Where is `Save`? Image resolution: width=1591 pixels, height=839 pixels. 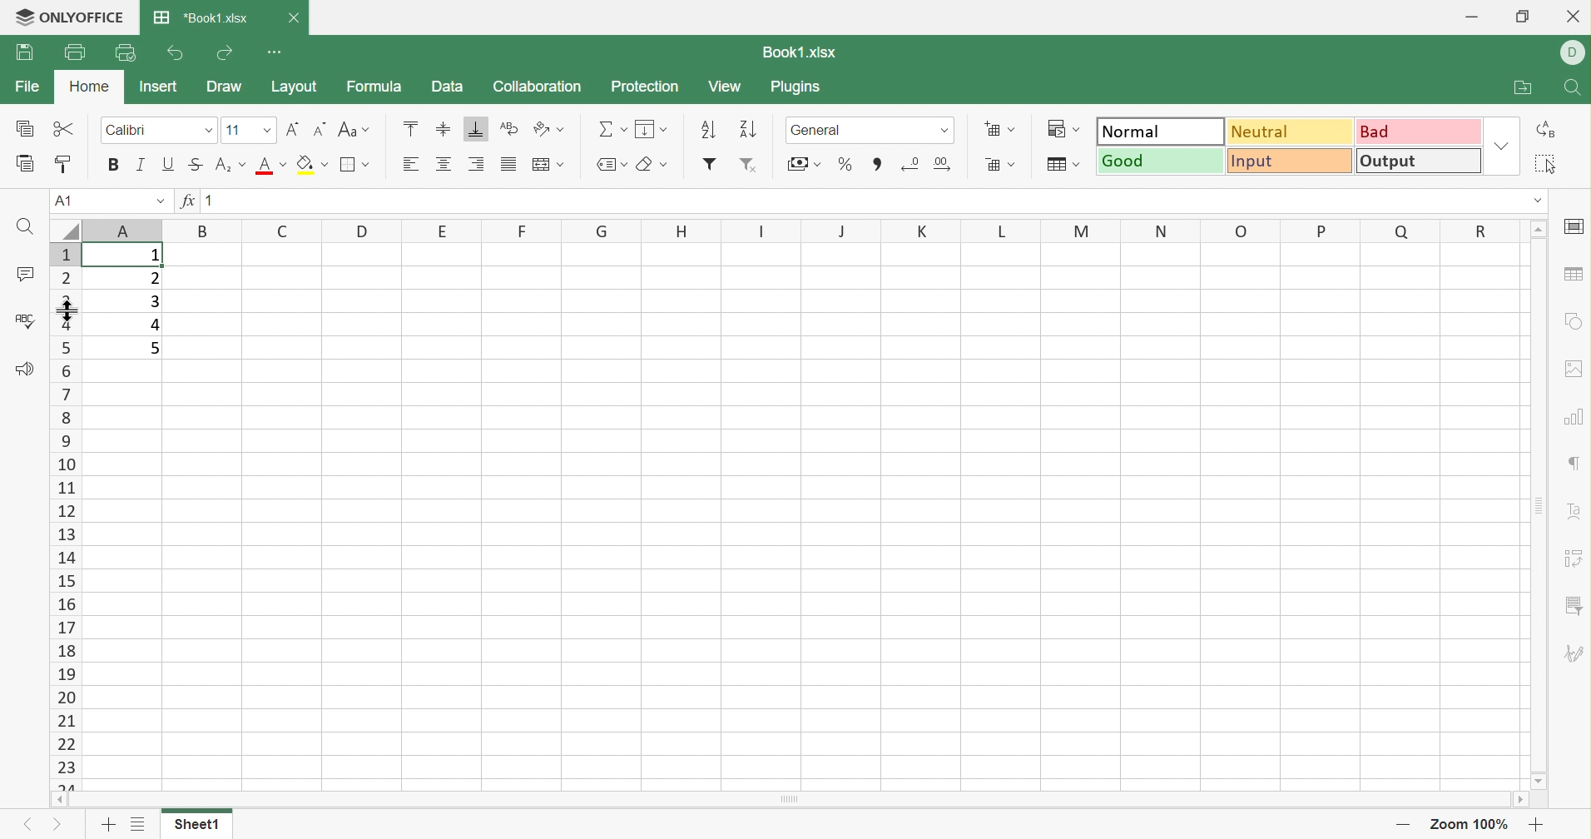 Save is located at coordinates (25, 52).